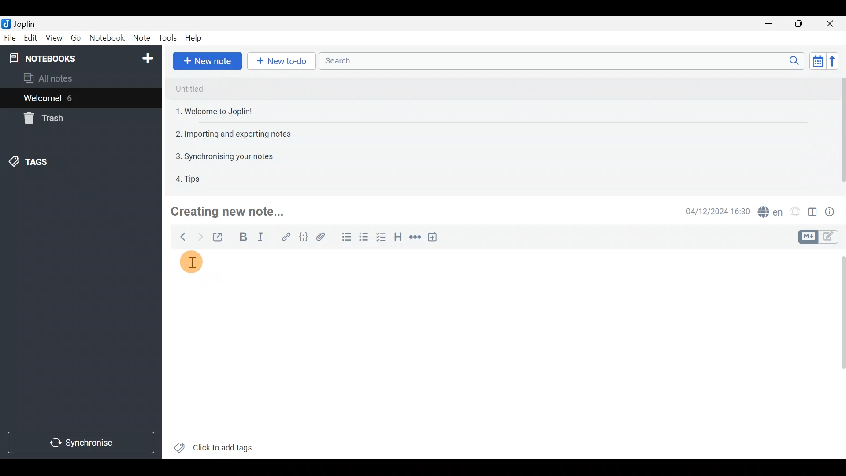  Describe the element at coordinates (107, 37) in the screenshot. I see `Notebook` at that location.